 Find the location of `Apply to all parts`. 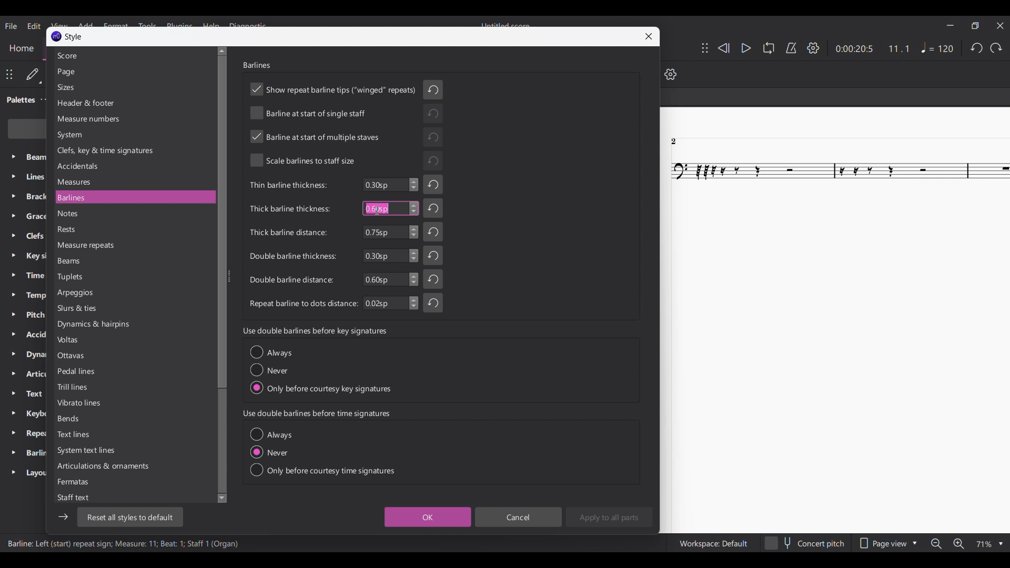

Apply to all parts is located at coordinates (609, 516).